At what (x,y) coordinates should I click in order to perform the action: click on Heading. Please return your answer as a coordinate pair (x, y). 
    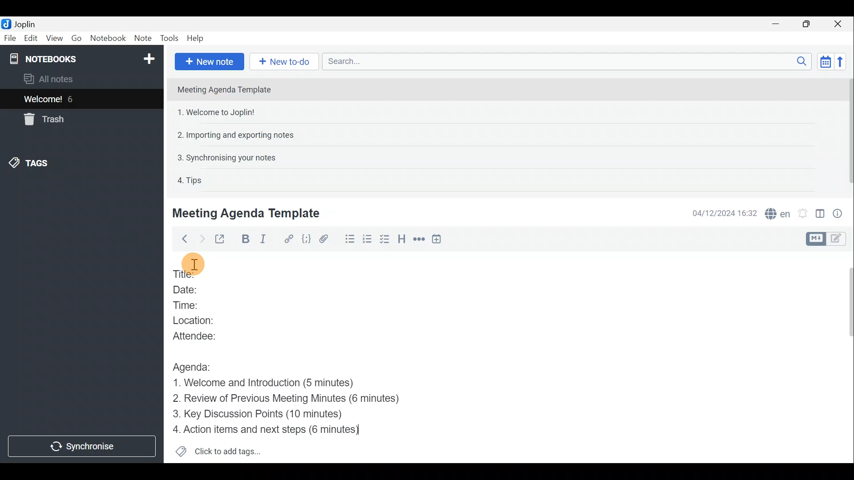
    Looking at the image, I should click on (402, 240).